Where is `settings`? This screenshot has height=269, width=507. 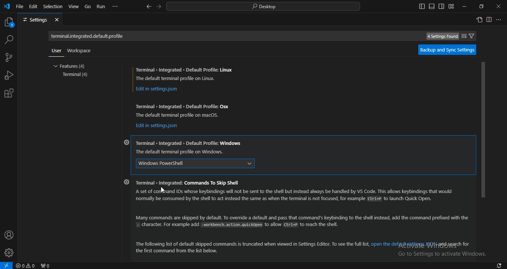
settings is located at coordinates (127, 143).